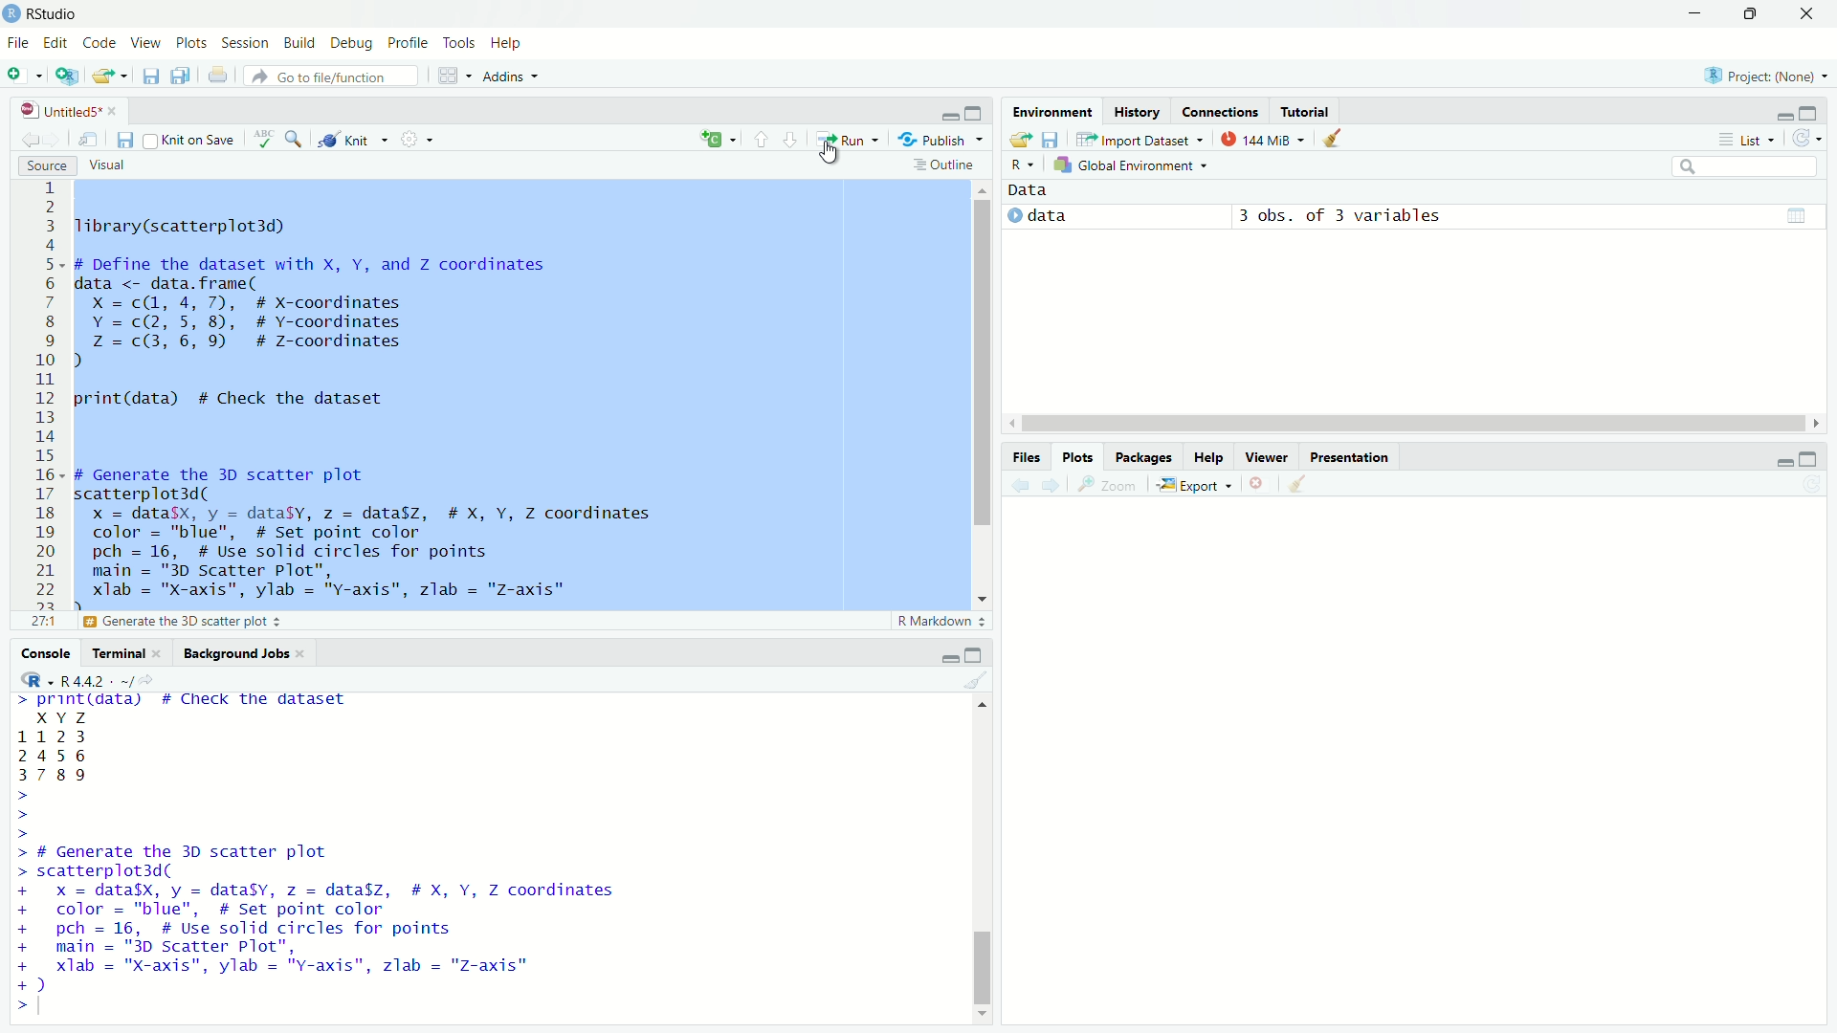  What do you see at coordinates (837, 157) in the screenshot?
I see `cursor` at bounding box center [837, 157].